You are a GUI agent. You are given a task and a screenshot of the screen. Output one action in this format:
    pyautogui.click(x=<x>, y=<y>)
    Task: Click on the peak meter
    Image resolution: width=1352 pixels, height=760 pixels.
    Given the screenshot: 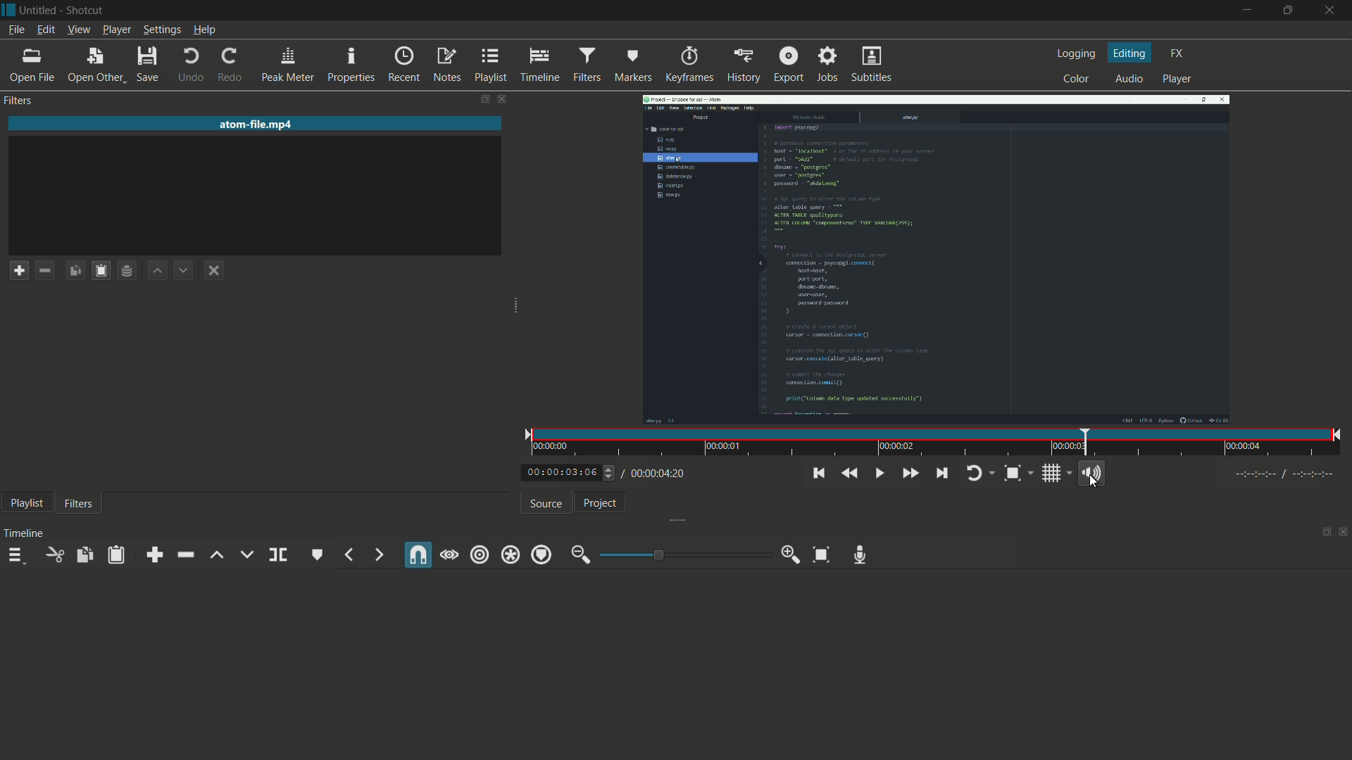 What is the action you would take?
    pyautogui.click(x=286, y=65)
    